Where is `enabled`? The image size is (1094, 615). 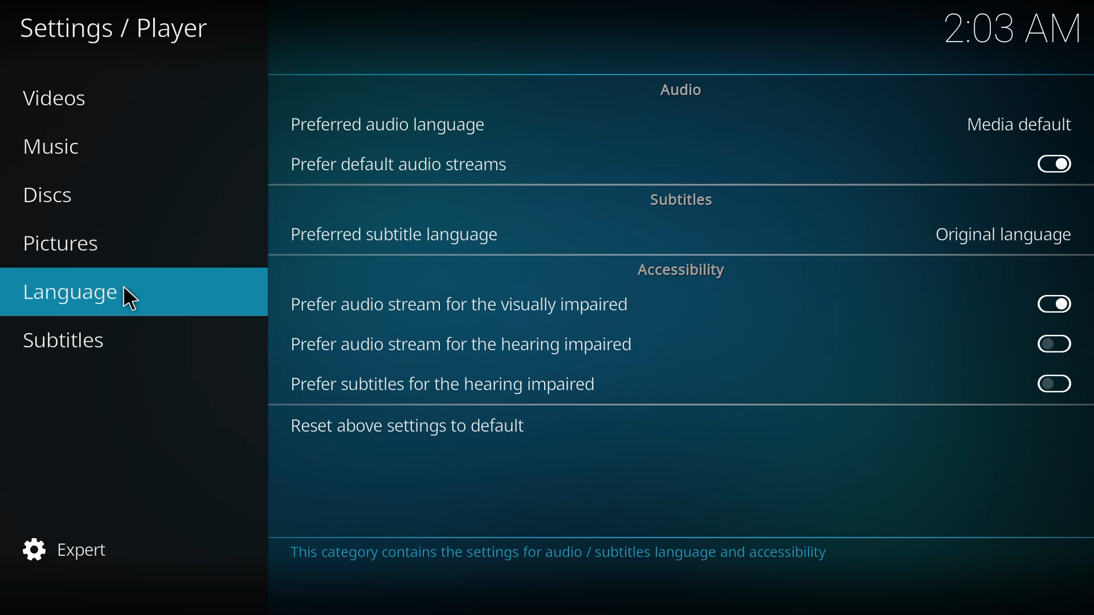 enabled is located at coordinates (1054, 163).